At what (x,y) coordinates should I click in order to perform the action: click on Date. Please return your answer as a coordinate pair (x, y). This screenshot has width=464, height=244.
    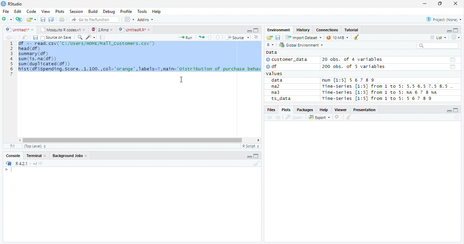
    Looking at the image, I should click on (452, 60).